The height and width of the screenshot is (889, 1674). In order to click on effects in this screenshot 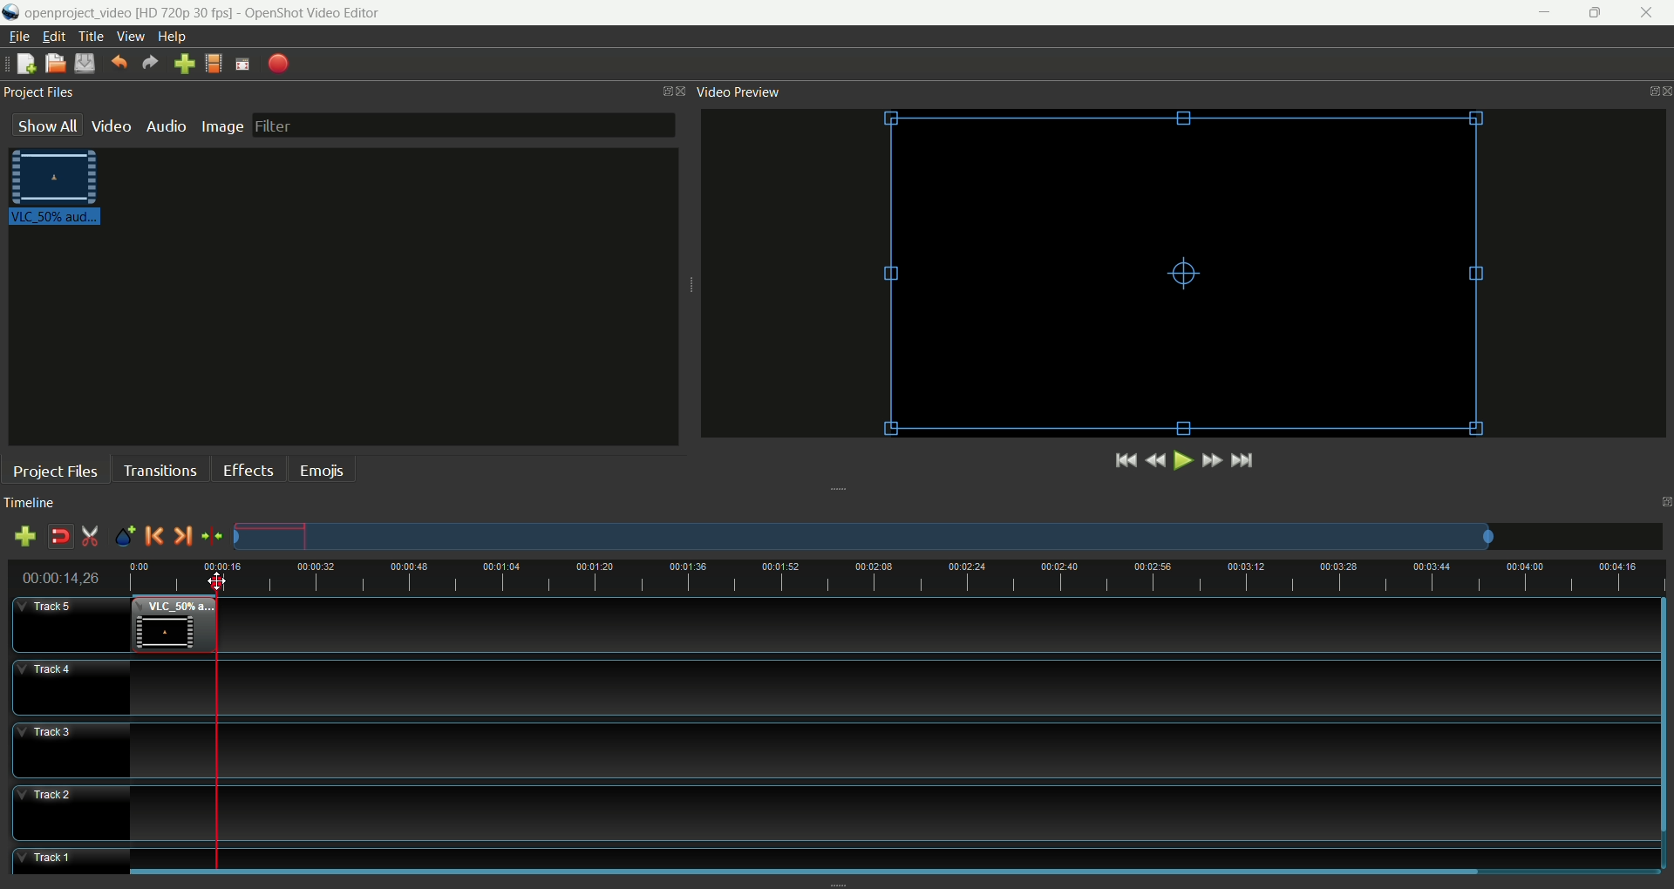, I will do `click(248, 467)`.